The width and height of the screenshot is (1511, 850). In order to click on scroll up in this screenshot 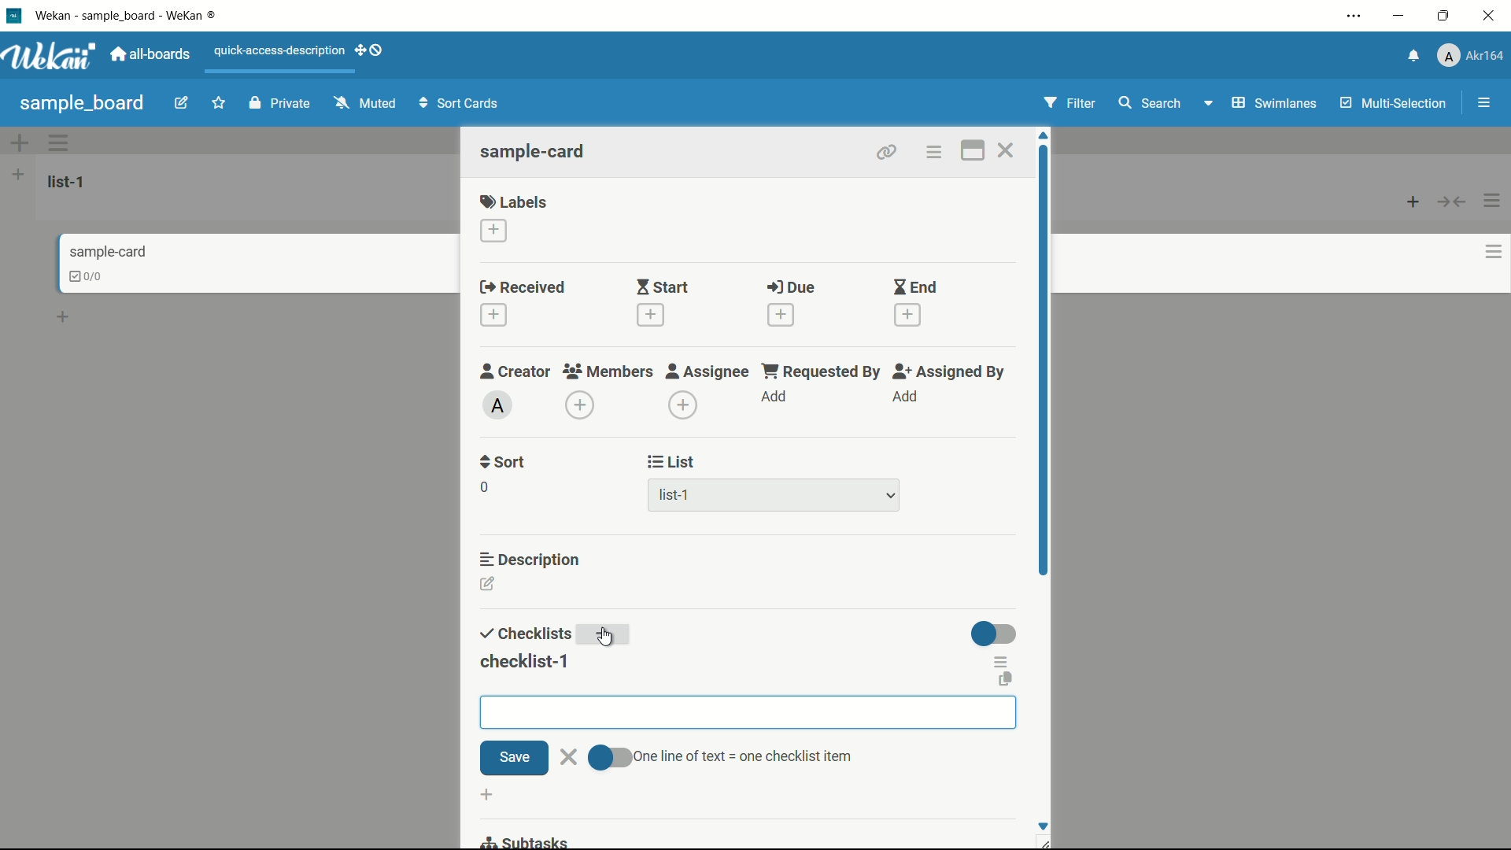, I will do `click(1045, 135)`.